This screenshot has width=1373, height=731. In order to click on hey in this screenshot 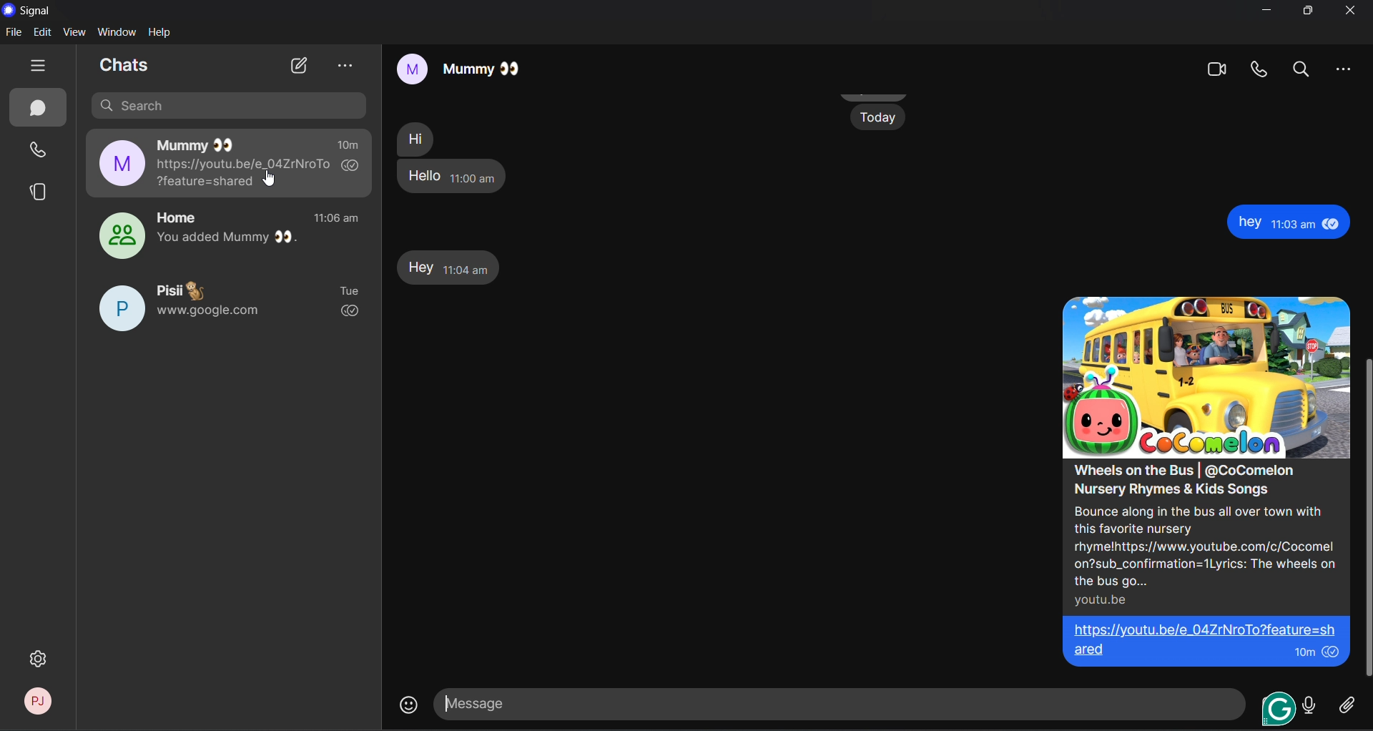, I will do `click(452, 269)`.